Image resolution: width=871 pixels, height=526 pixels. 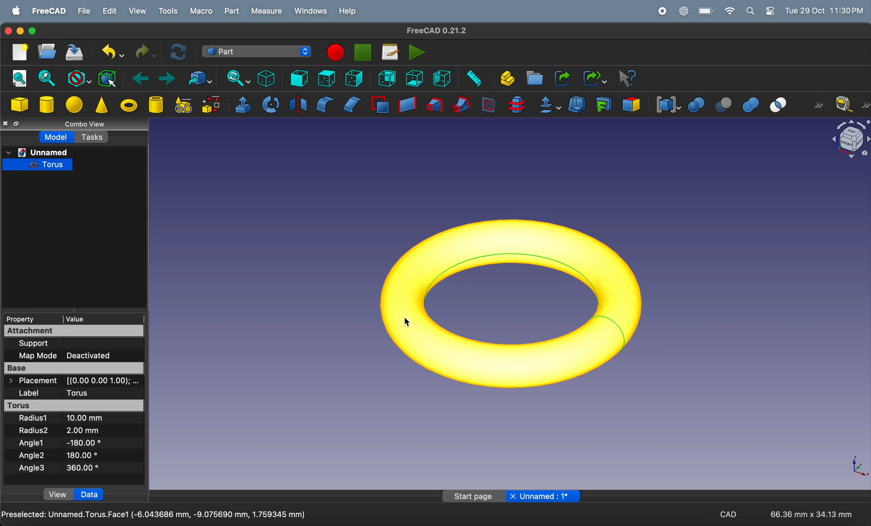 I want to click on create projection on surface, so click(x=602, y=104).